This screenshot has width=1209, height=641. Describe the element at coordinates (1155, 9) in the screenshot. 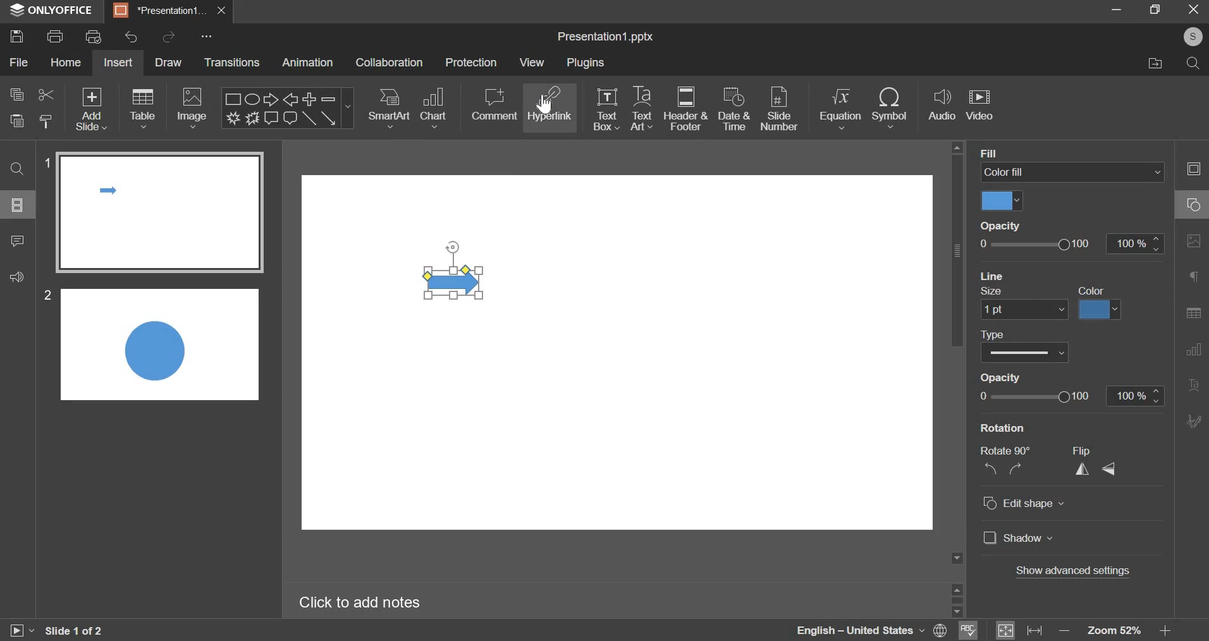

I see `maximize` at that location.